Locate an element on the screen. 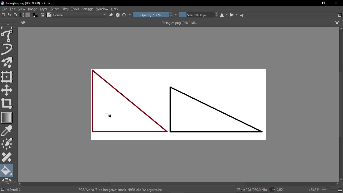  Current diagram is located at coordinates (181, 105).